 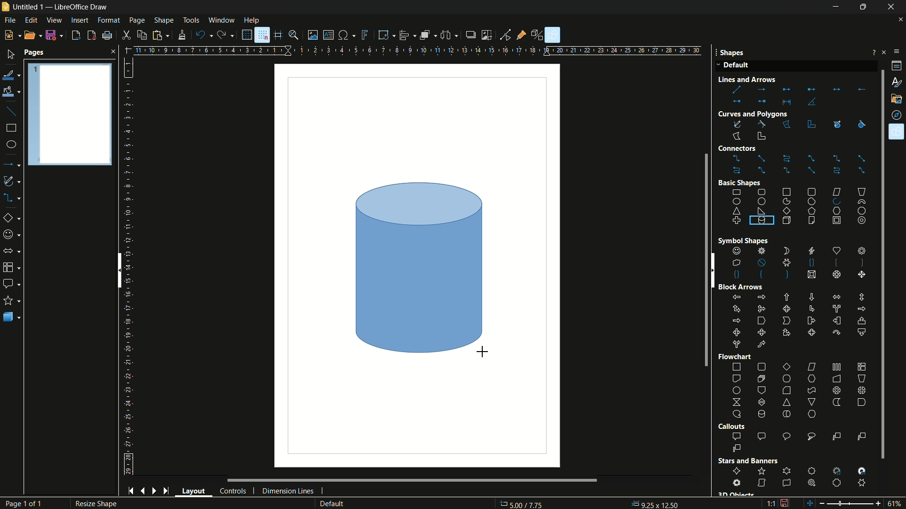 I want to click on snap to grid, so click(x=262, y=35).